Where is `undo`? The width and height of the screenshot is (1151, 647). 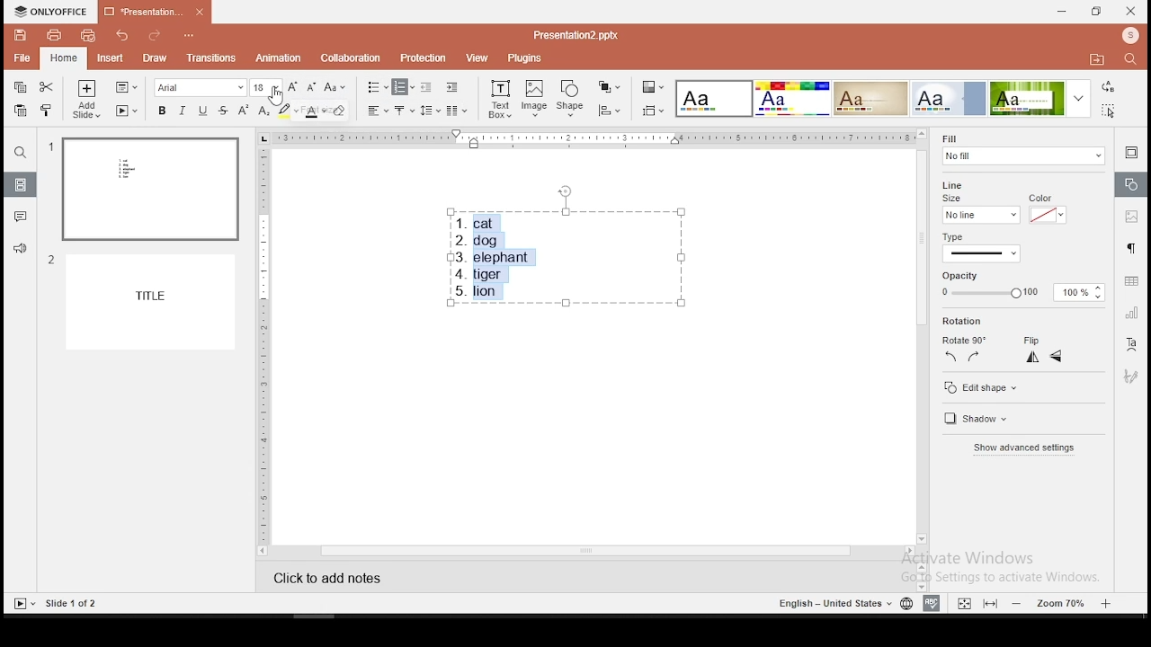
undo is located at coordinates (122, 35).